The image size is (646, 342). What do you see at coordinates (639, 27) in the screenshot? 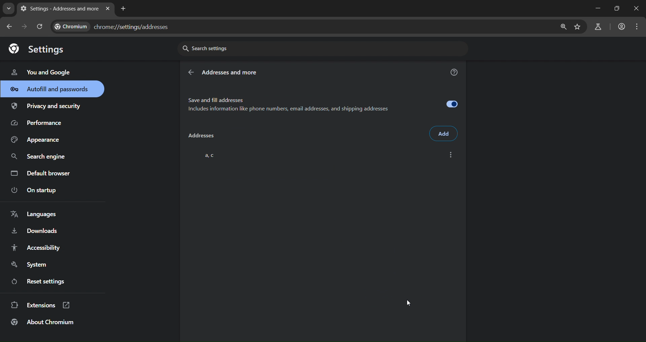
I see `menu` at bounding box center [639, 27].